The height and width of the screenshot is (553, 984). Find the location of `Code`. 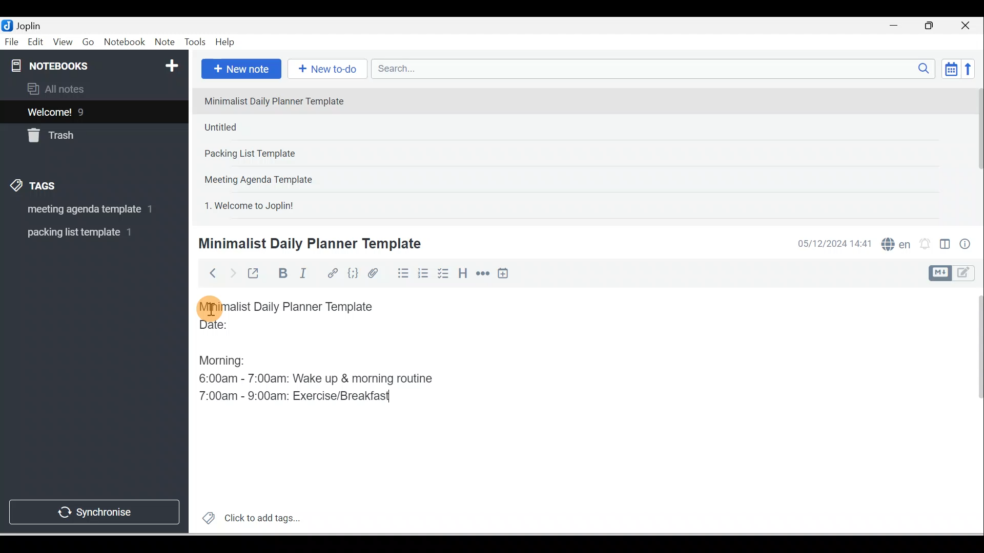

Code is located at coordinates (353, 274).